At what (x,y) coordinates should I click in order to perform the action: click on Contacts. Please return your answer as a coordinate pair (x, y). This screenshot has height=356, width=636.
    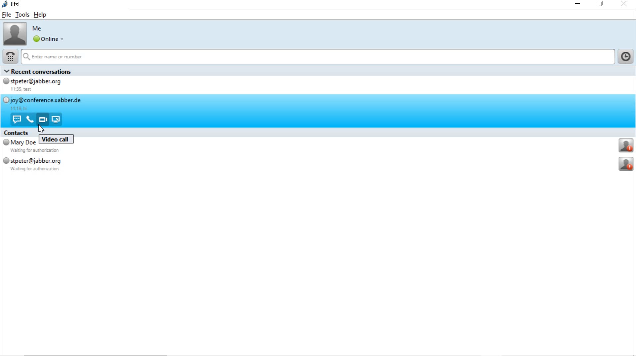
    Looking at the image, I should click on (17, 132).